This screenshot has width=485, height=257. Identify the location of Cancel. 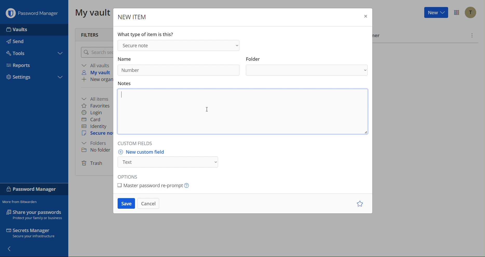
(150, 204).